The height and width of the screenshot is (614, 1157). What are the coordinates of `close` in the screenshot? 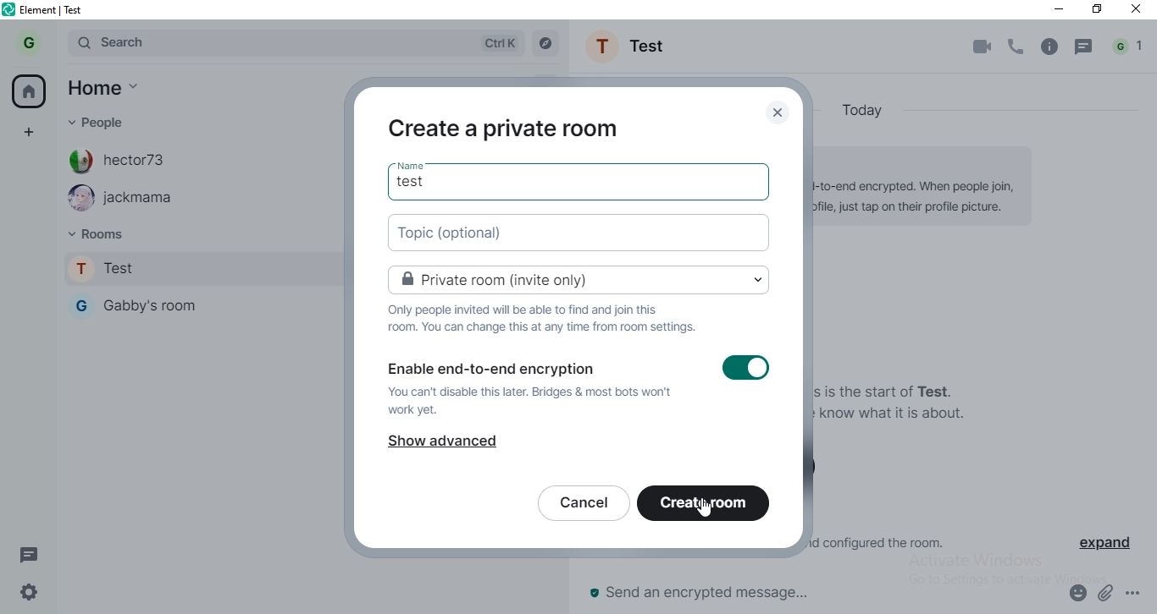 It's located at (775, 113).